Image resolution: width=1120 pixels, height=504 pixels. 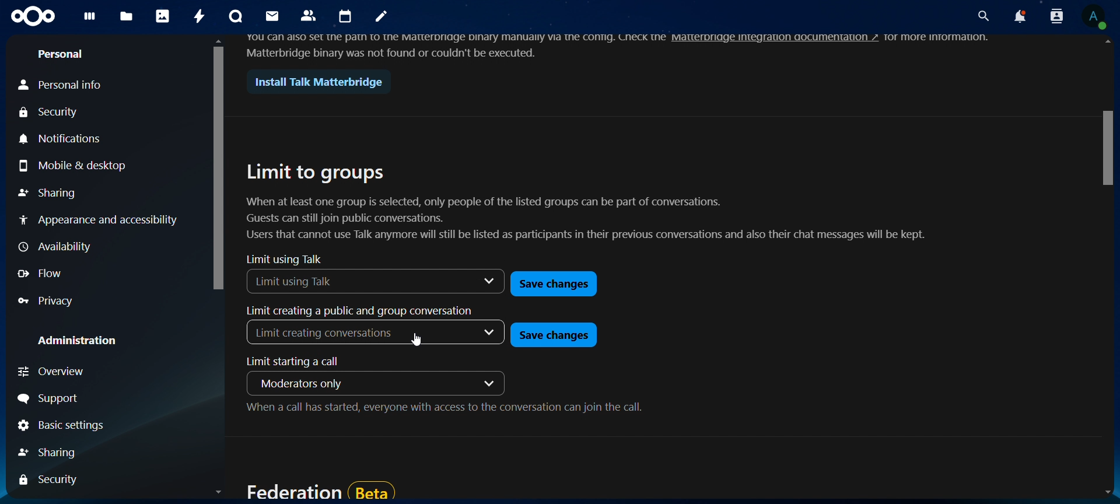 I want to click on mail, so click(x=273, y=17).